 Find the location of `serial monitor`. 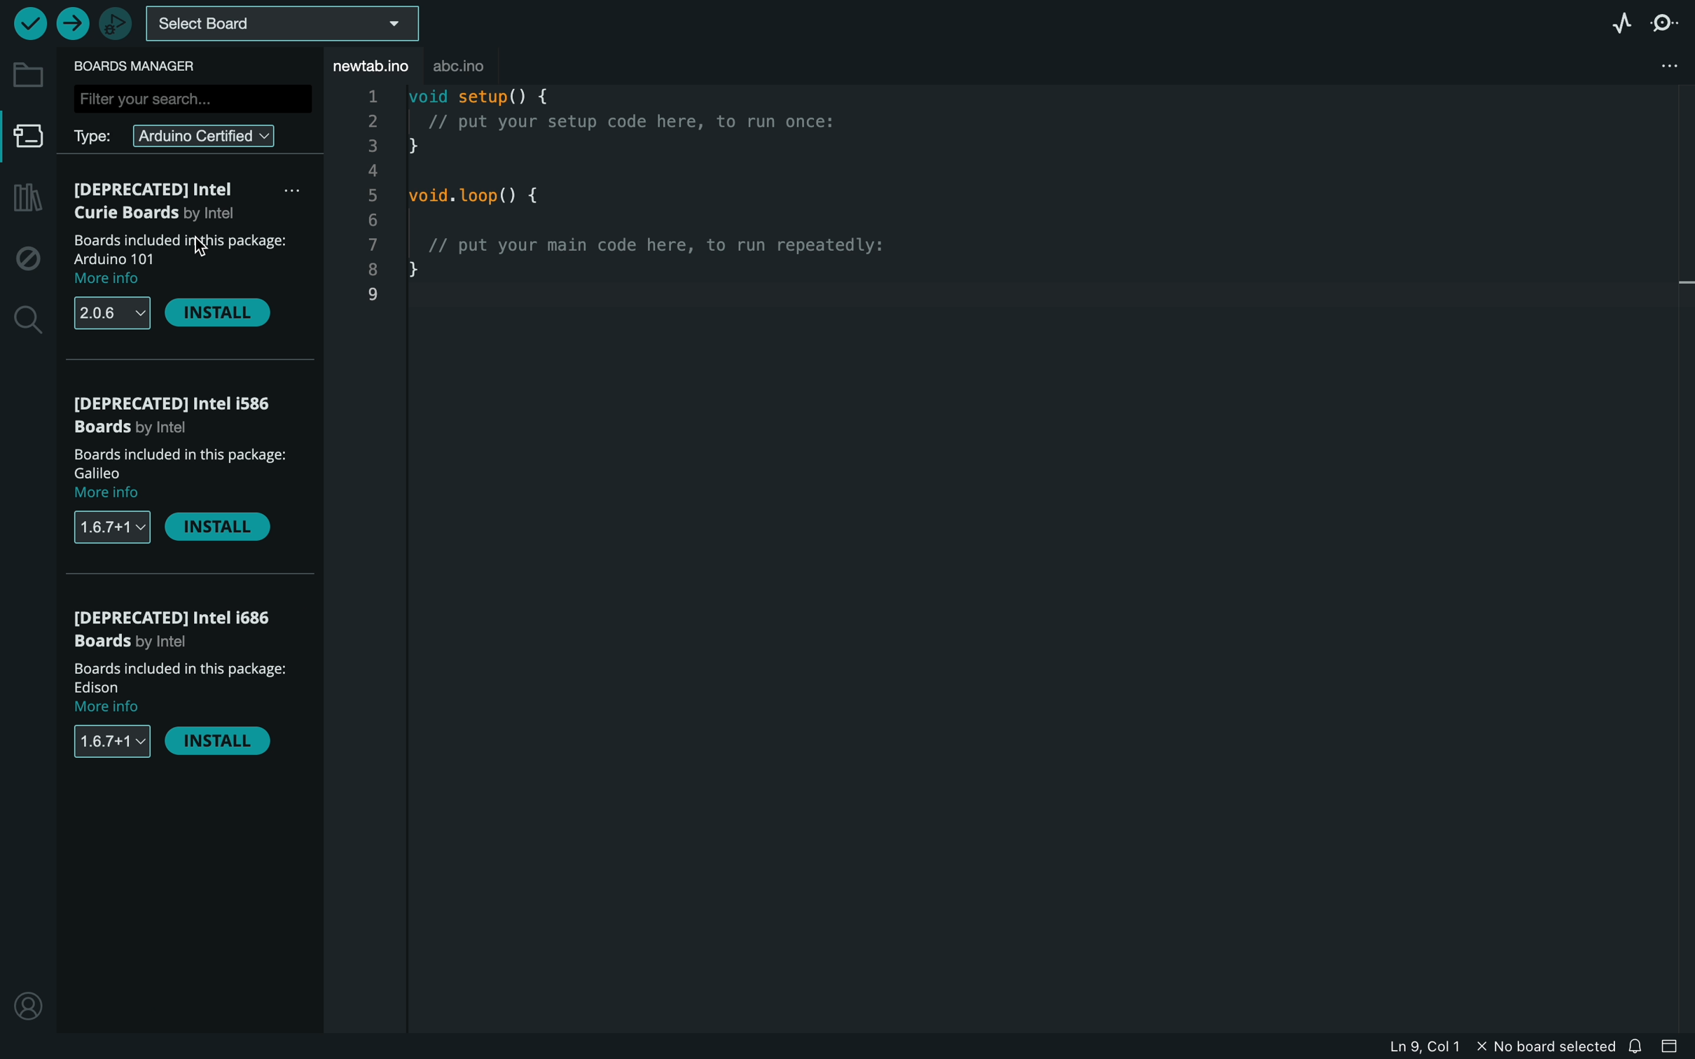

serial monitor is located at coordinates (1663, 23).